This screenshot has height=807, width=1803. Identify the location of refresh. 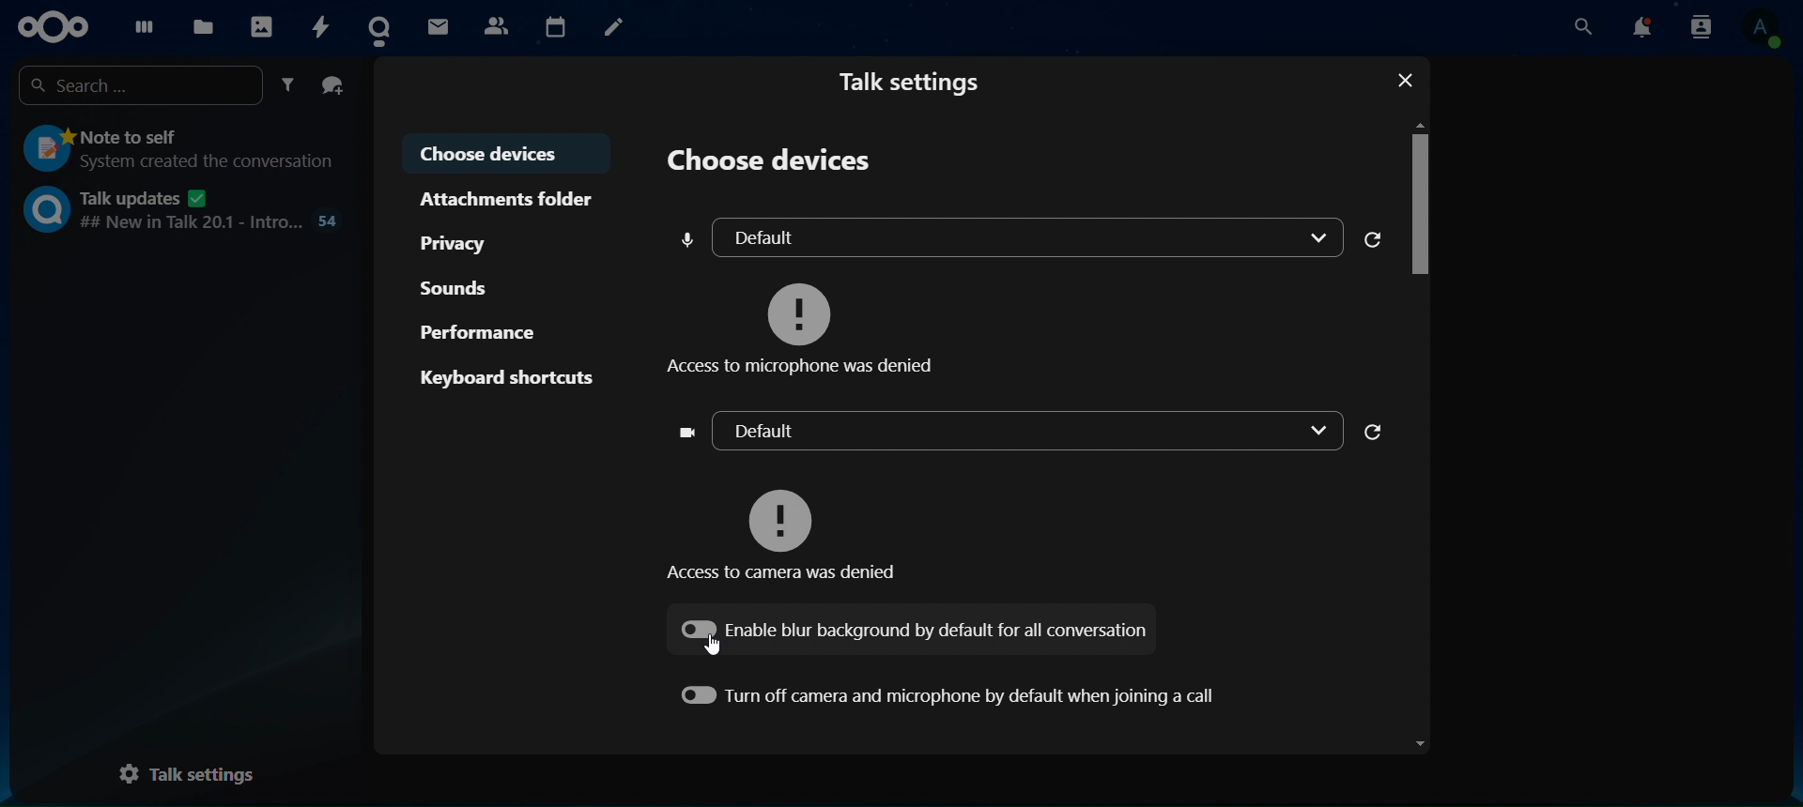
(1375, 238).